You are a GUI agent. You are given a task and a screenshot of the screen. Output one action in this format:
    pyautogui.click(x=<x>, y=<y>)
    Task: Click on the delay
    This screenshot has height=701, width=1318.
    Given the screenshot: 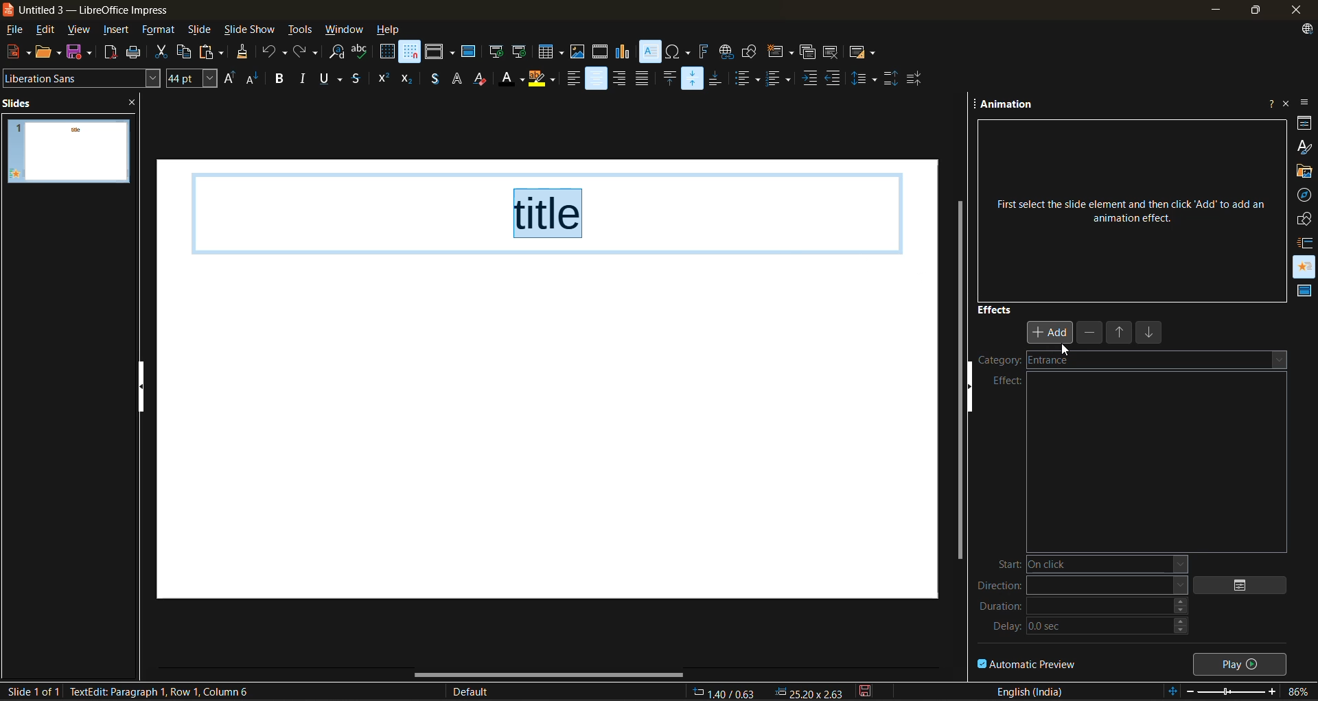 What is the action you would take?
    pyautogui.click(x=1092, y=630)
    